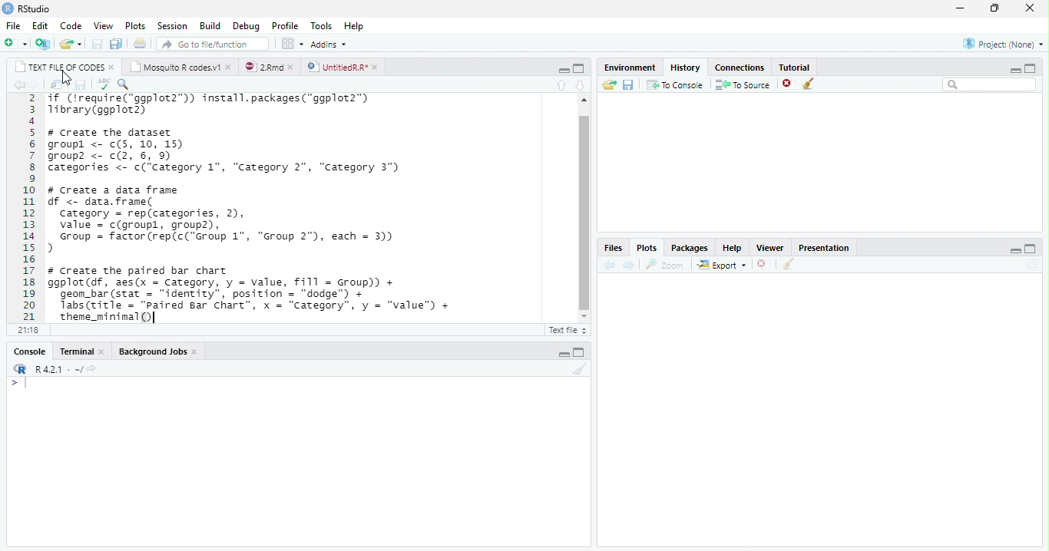 The height and width of the screenshot is (551, 1049). Describe the element at coordinates (614, 248) in the screenshot. I see `files` at that location.